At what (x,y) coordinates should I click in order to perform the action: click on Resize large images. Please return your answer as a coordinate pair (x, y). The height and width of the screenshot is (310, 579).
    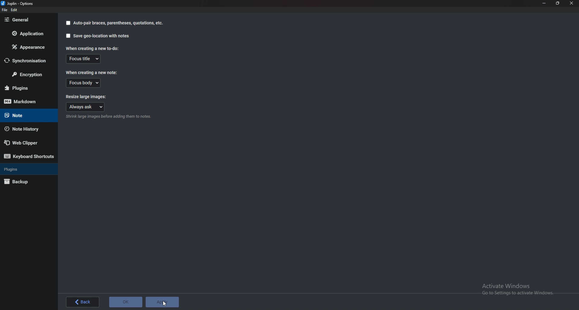
    Looking at the image, I should click on (89, 98).